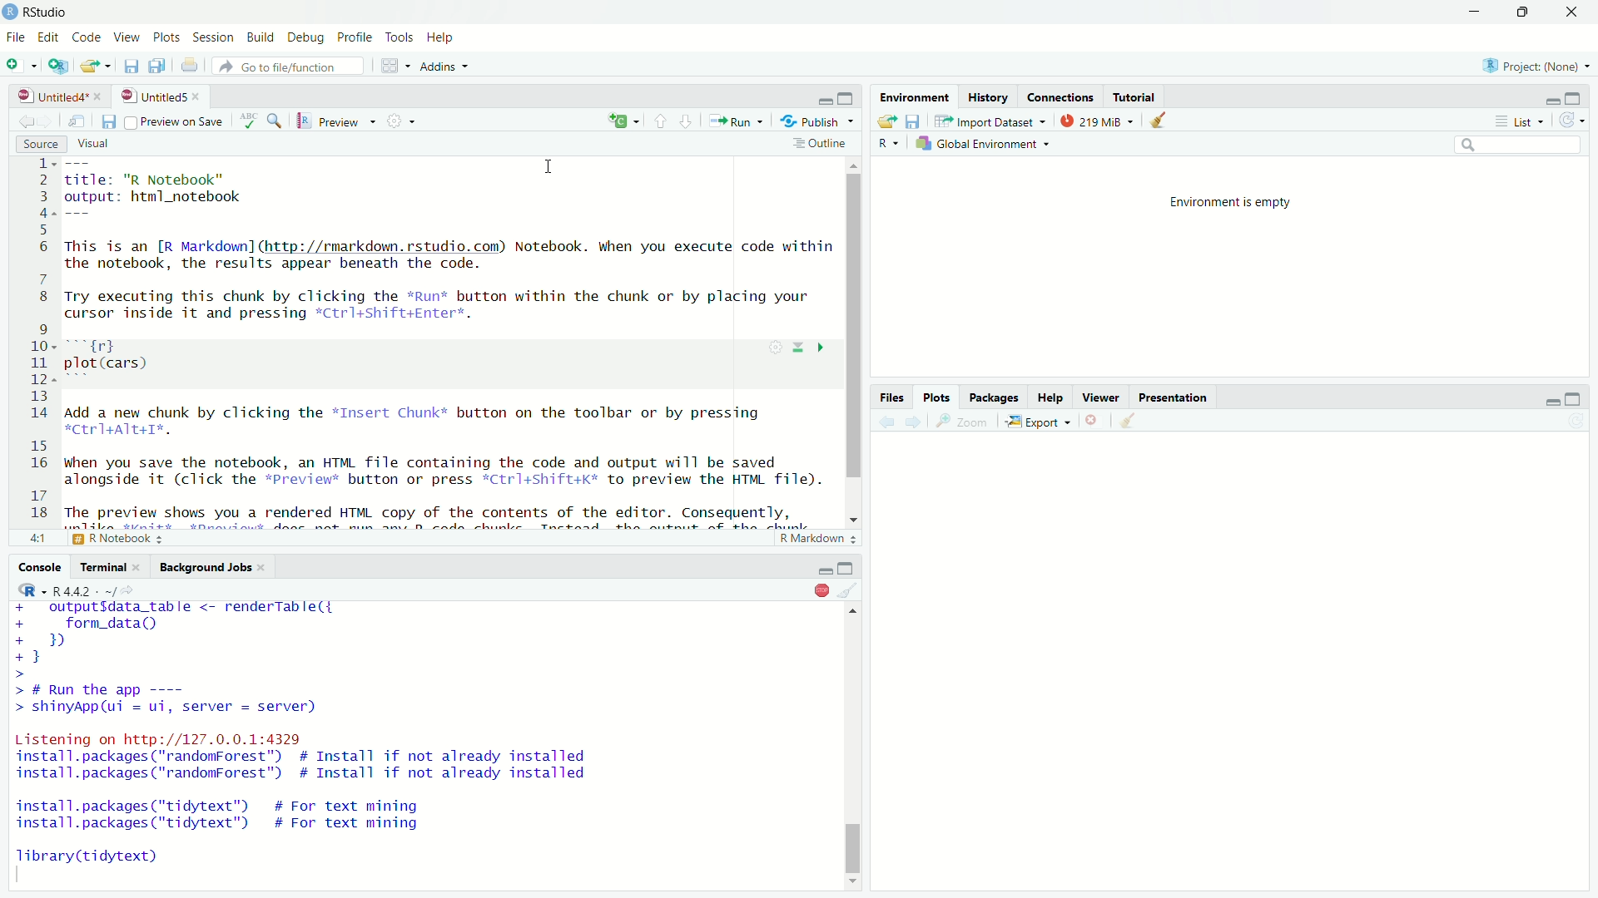 This screenshot has height=898, width=1598. Describe the element at coordinates (1160, 121) in the screenshot. I see `clear objects from workspace` at that location.